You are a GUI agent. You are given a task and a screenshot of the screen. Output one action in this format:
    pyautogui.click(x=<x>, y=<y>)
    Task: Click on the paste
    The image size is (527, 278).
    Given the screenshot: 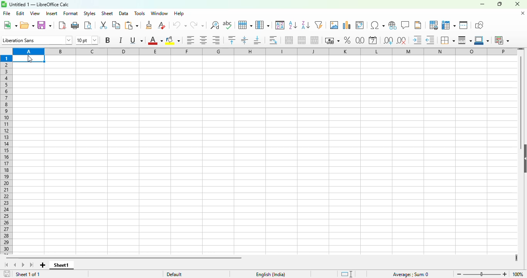 What is the action you would take?
    pyautogui.click(x=131, y=25)
    